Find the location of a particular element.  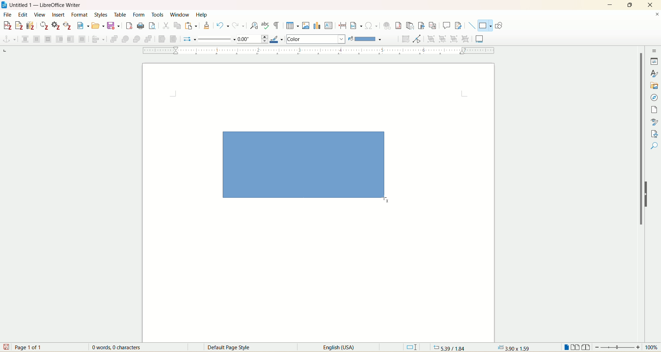

refresh is located at coordinates (44, 26).